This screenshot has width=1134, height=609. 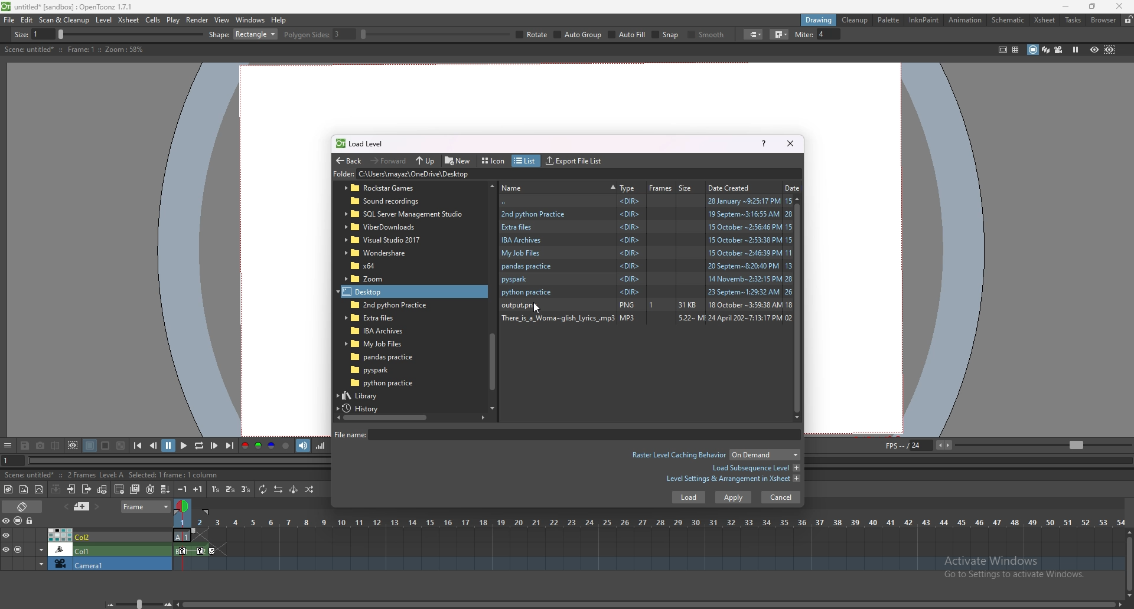 I want to click on folder, so click(x=395, y=202).